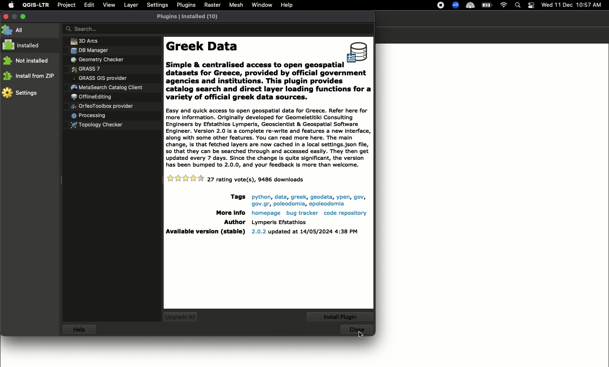  What do you see at coordinates (321, 197) in the screenshot?
I see `geodata,` at bounding box center [321, 197].